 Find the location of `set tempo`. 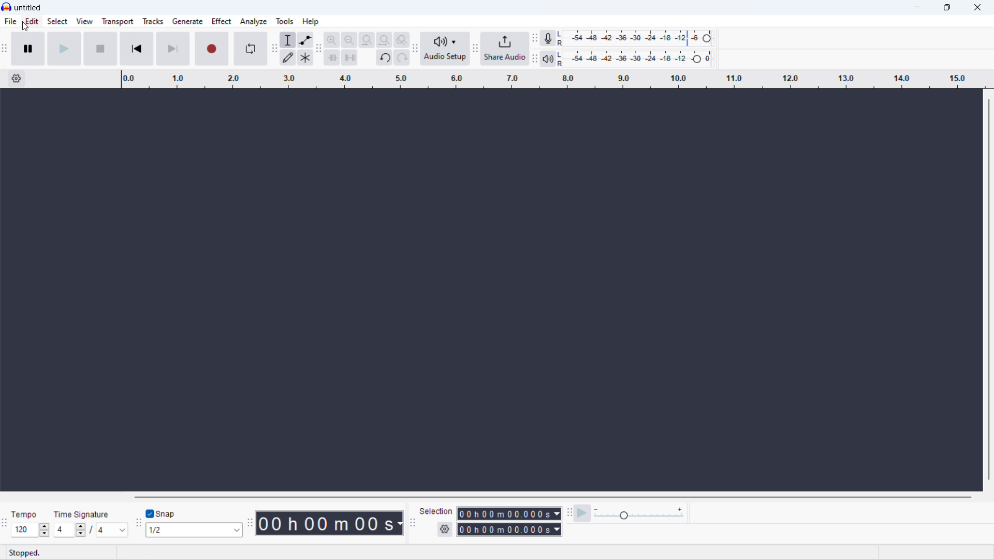

set tempo is located at coordinates (30, 530).